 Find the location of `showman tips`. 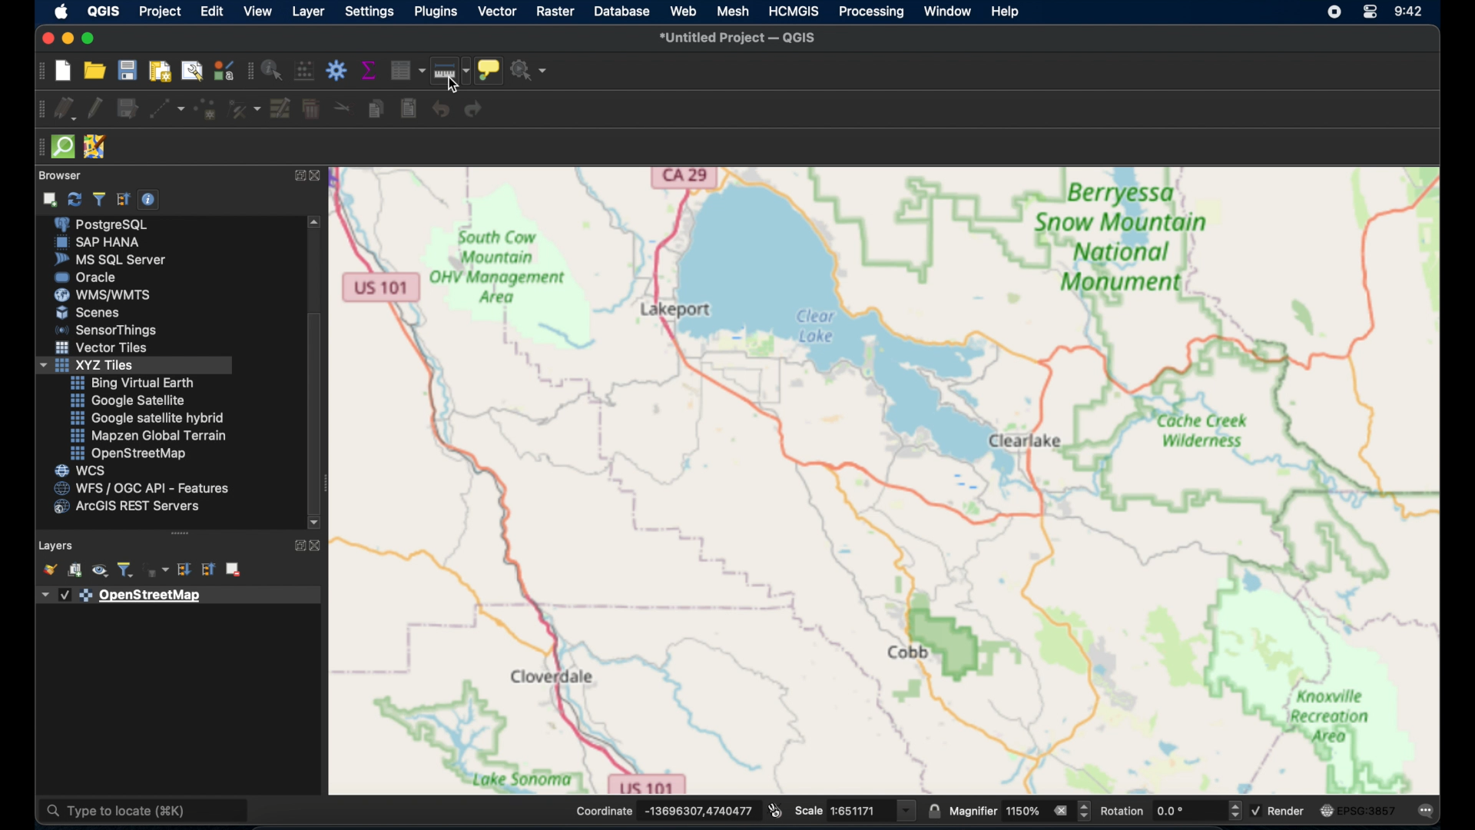

showman tips is located at coordinates (489, 69).